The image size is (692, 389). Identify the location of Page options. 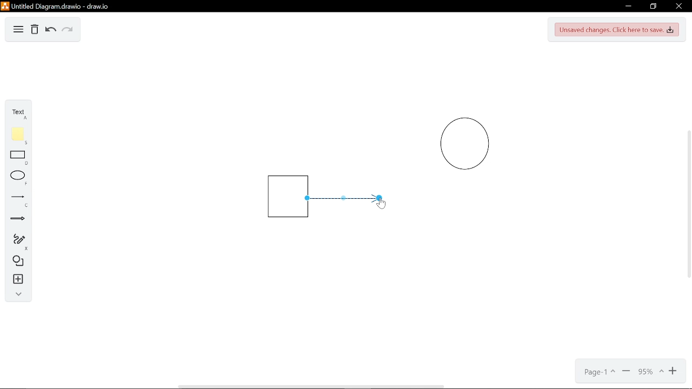
(598, 372).